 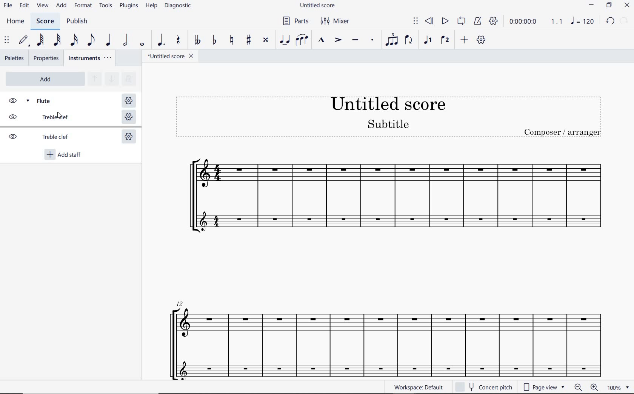 What do you see at coordinates (128, 78) in the screenshot?
I see `REMOVE SELECTED INSTRUMENTS` at bounding box center [128, 78].